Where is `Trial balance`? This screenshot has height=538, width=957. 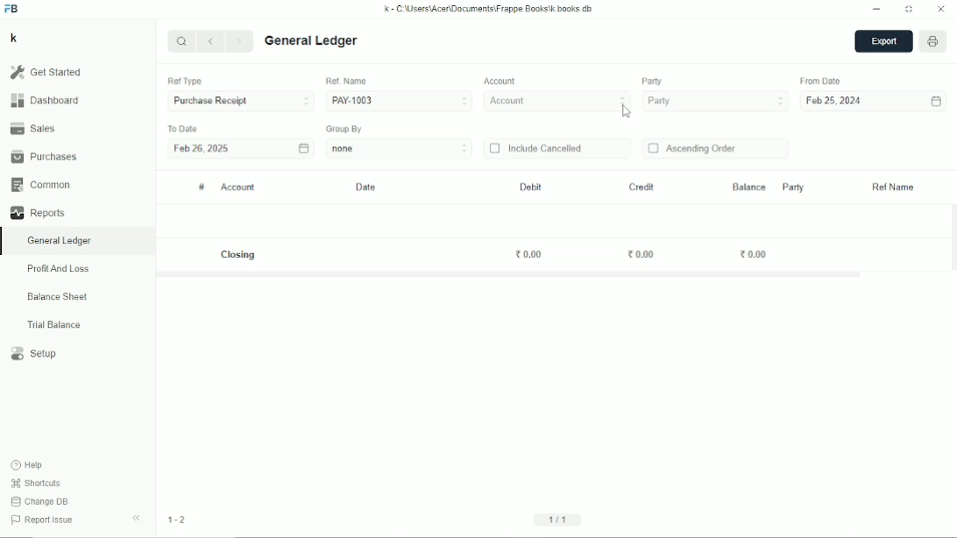 Trial balance is located at coordinates (54, 325).